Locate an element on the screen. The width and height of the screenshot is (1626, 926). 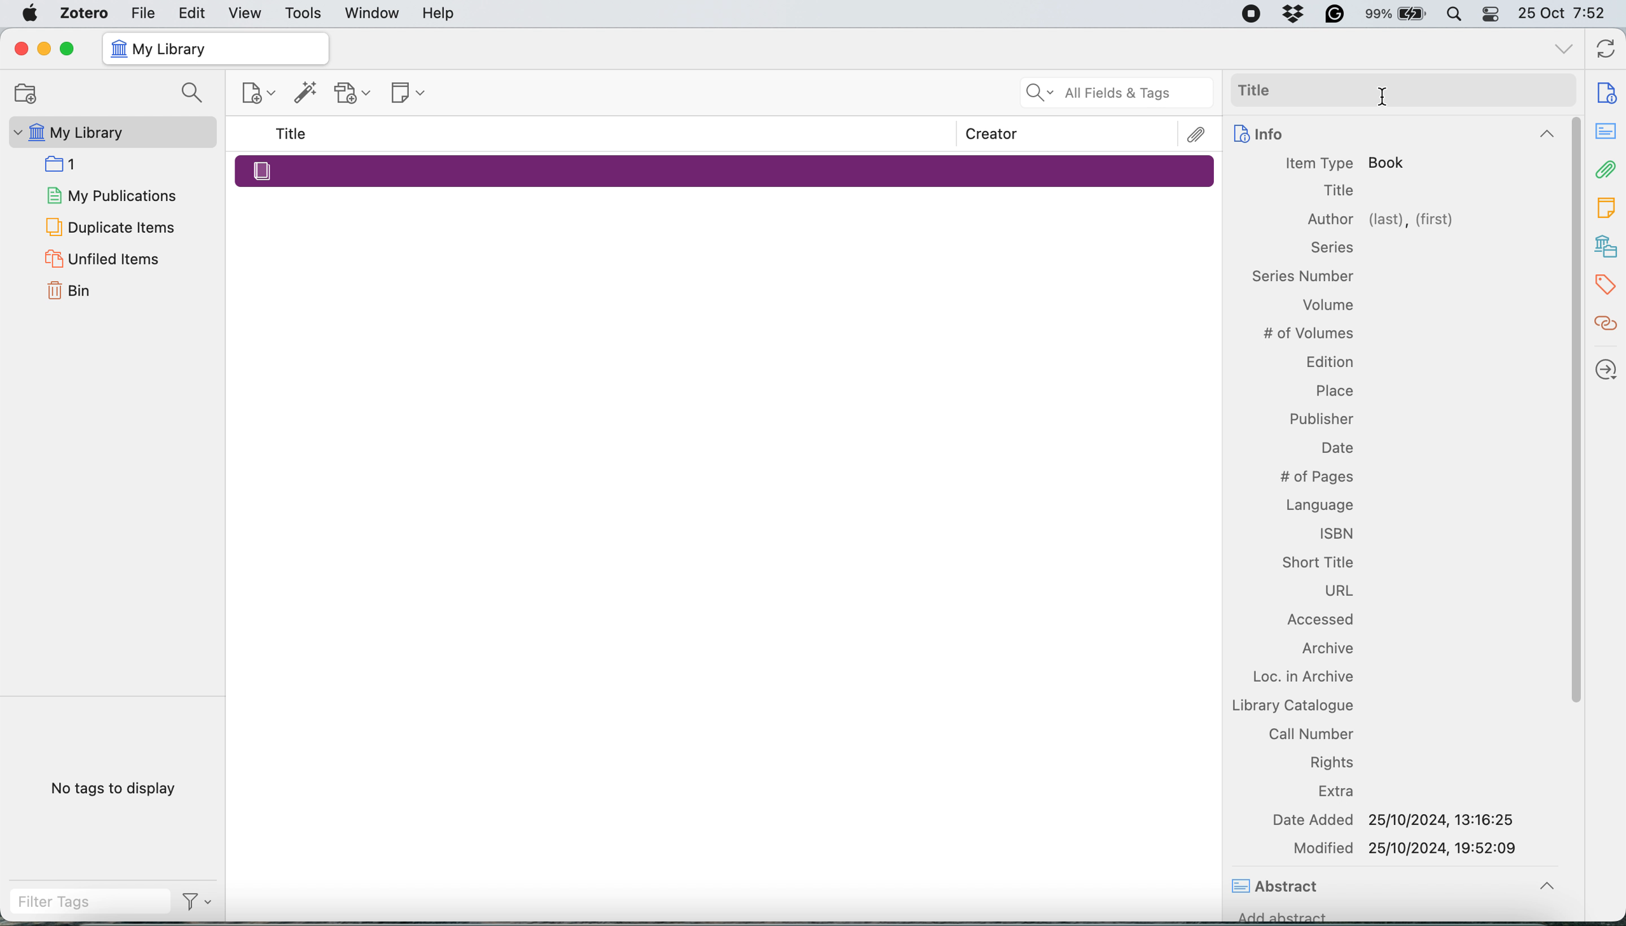
New Note is located at coordinates (410, 94).